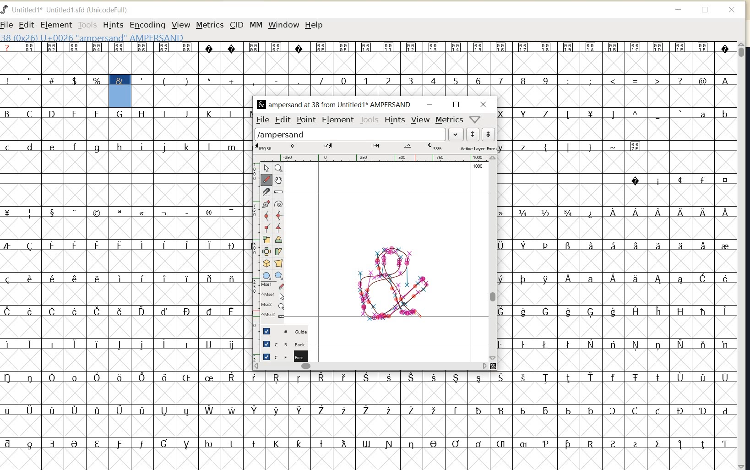 The image size is (750, 470). I want to click on close, so click(733, 10).